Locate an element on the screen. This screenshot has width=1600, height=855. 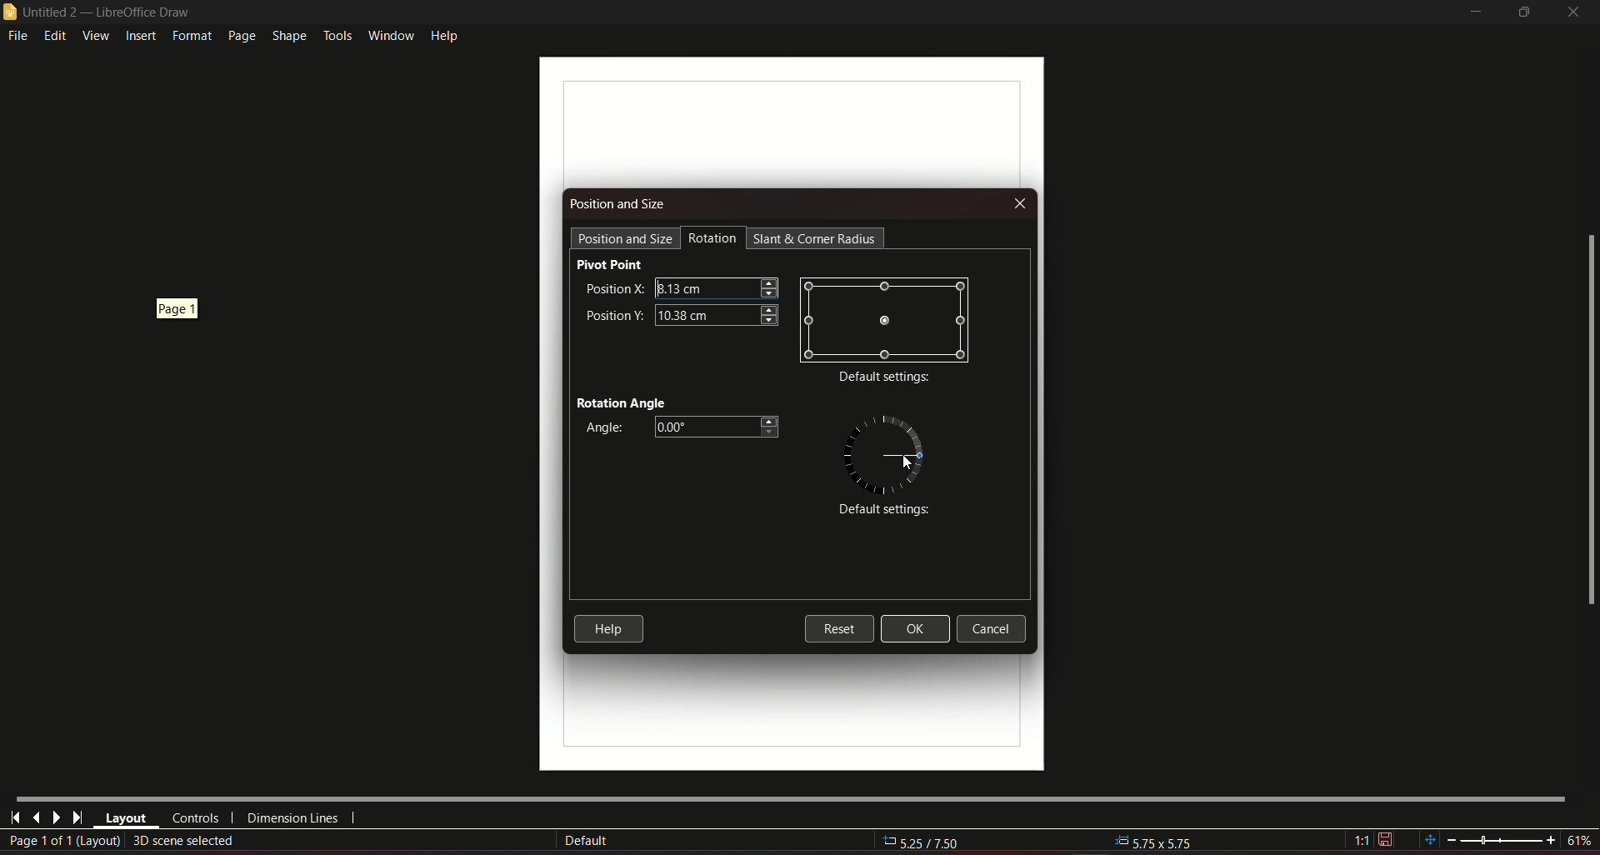
1:1 is located at coordinates (1373, 840).